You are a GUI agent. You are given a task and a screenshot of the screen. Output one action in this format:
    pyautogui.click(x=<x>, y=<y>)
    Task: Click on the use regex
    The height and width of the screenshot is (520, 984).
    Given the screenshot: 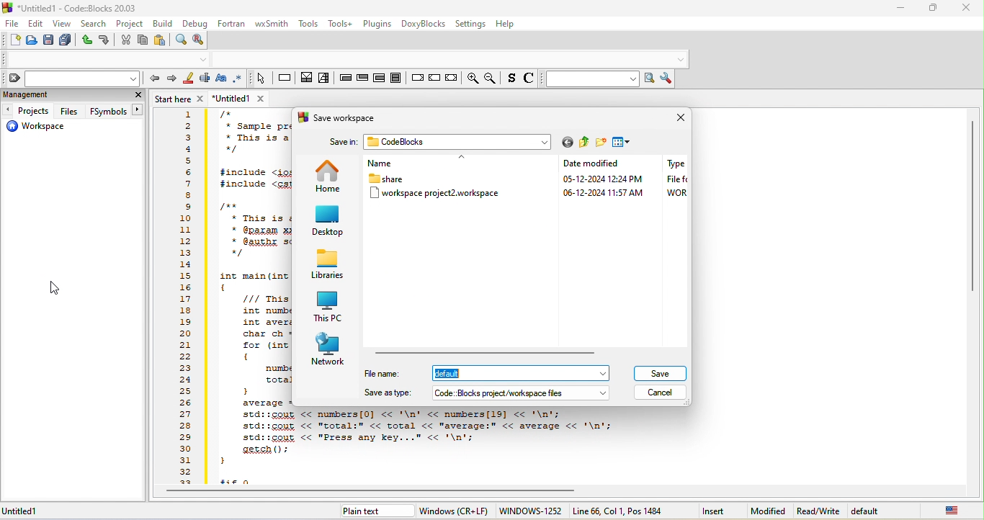 What is the action you would take?
    pyautogui.click(x=239, y=79)
    